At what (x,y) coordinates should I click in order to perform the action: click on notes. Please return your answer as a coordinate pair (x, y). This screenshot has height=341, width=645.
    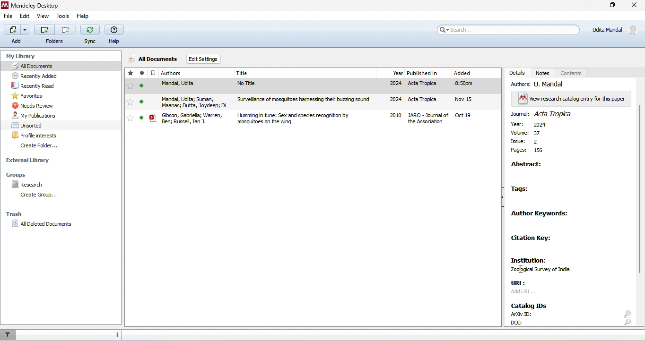
    Looking at the image, I should click on (544, 73).